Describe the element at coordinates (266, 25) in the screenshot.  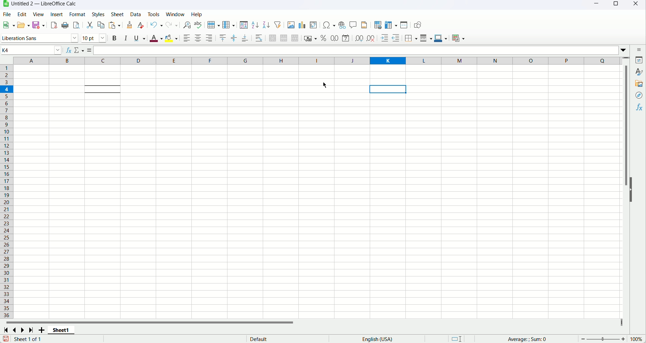
I see `Sort descending` at that location.